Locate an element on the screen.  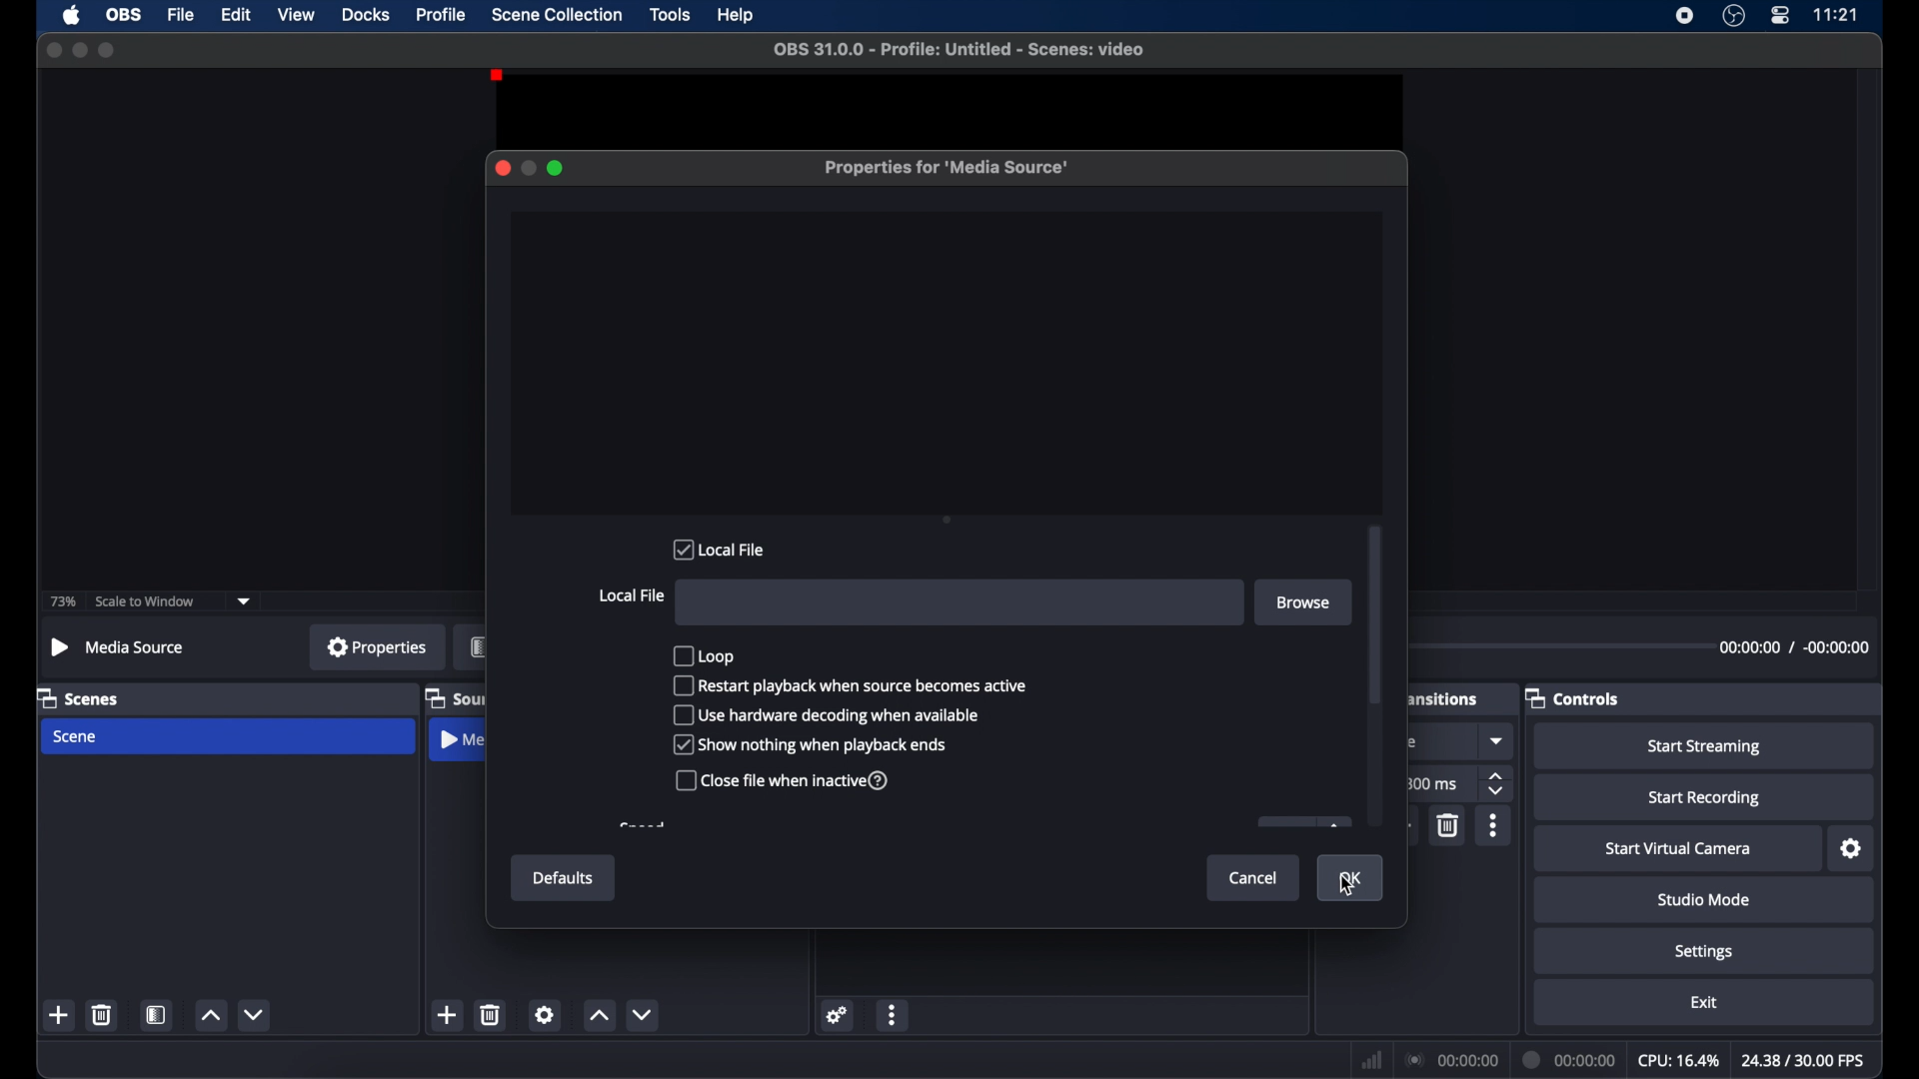
obs is located at coordinates (126, 14).